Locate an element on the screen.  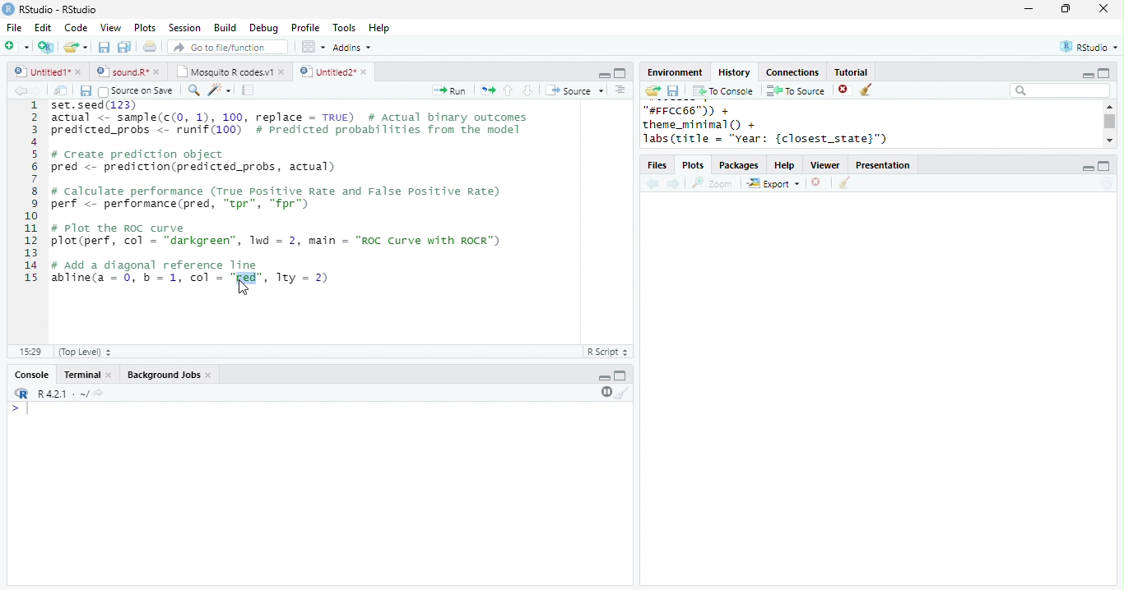
minimize is located at coordinates (1087, 76).